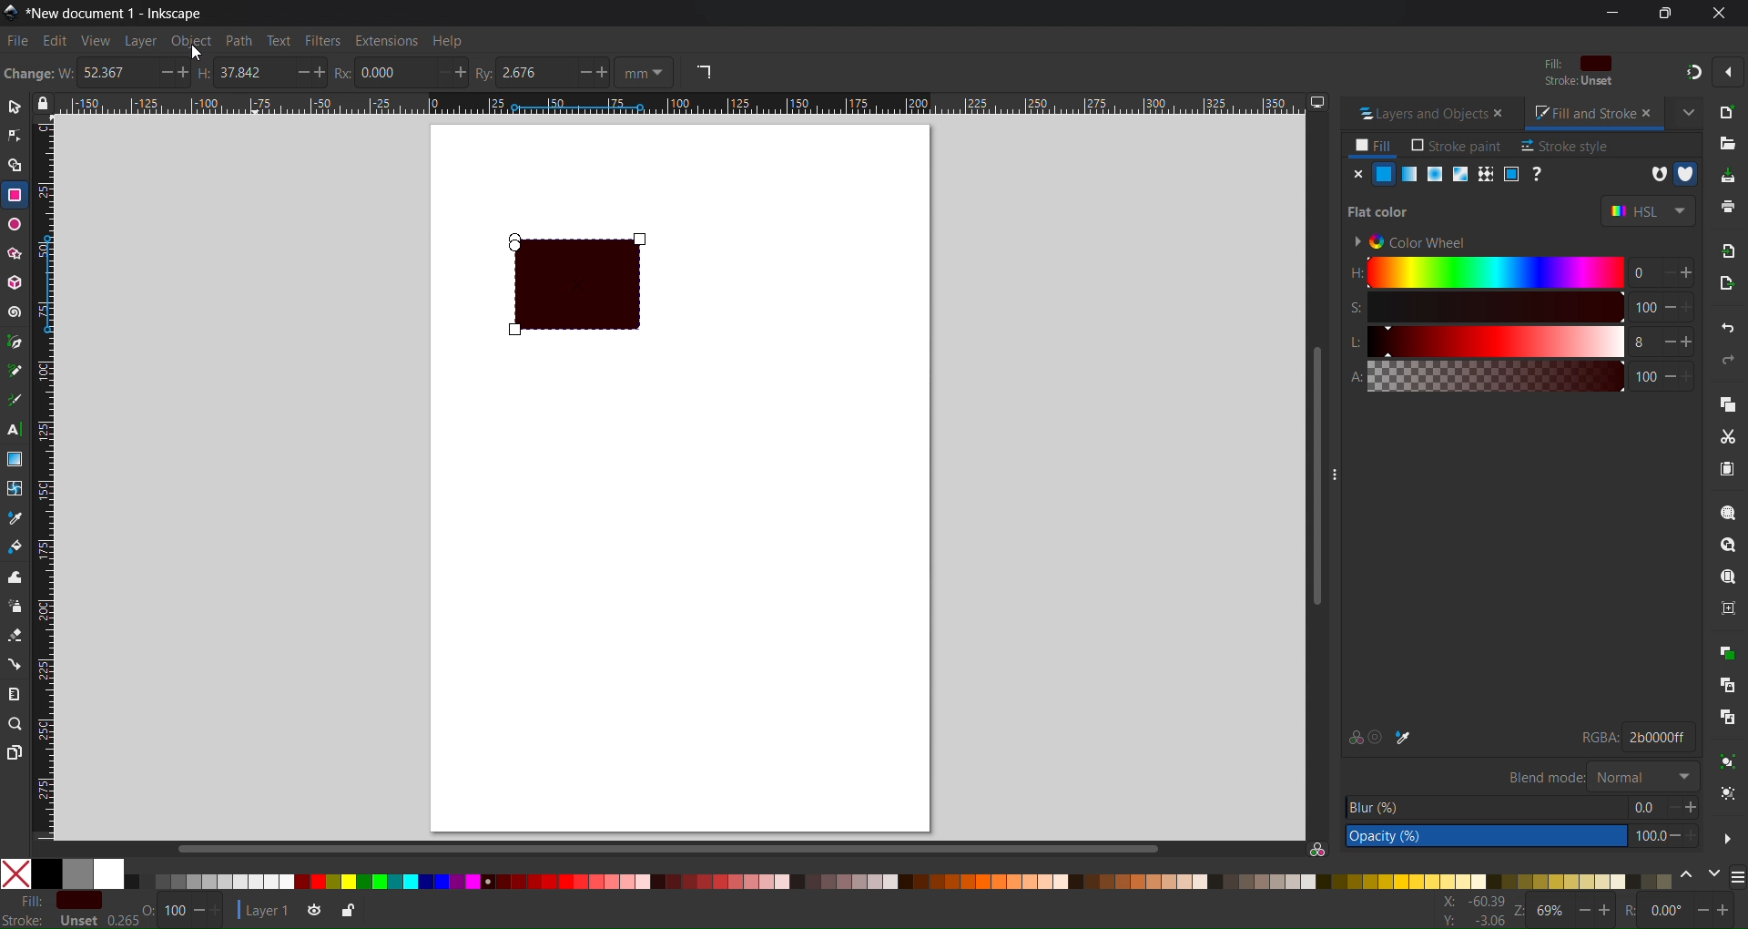 The width and height of the screenshot is (1748, 929). What do you see at coordinates (1670, 374) in the screenshot?
I see `decrease alpha` at bounding box center [1670, 374].